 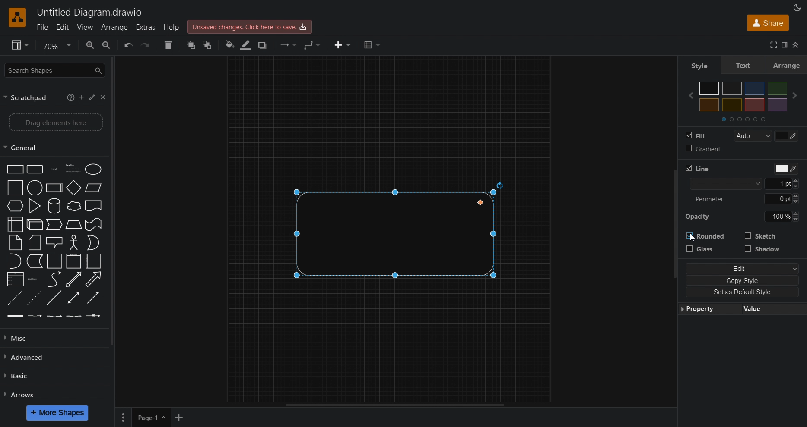 What do you see at coordinates (28, 98) in the screenshot?
I see `Scratchpad` at bounding box center [28, 98].